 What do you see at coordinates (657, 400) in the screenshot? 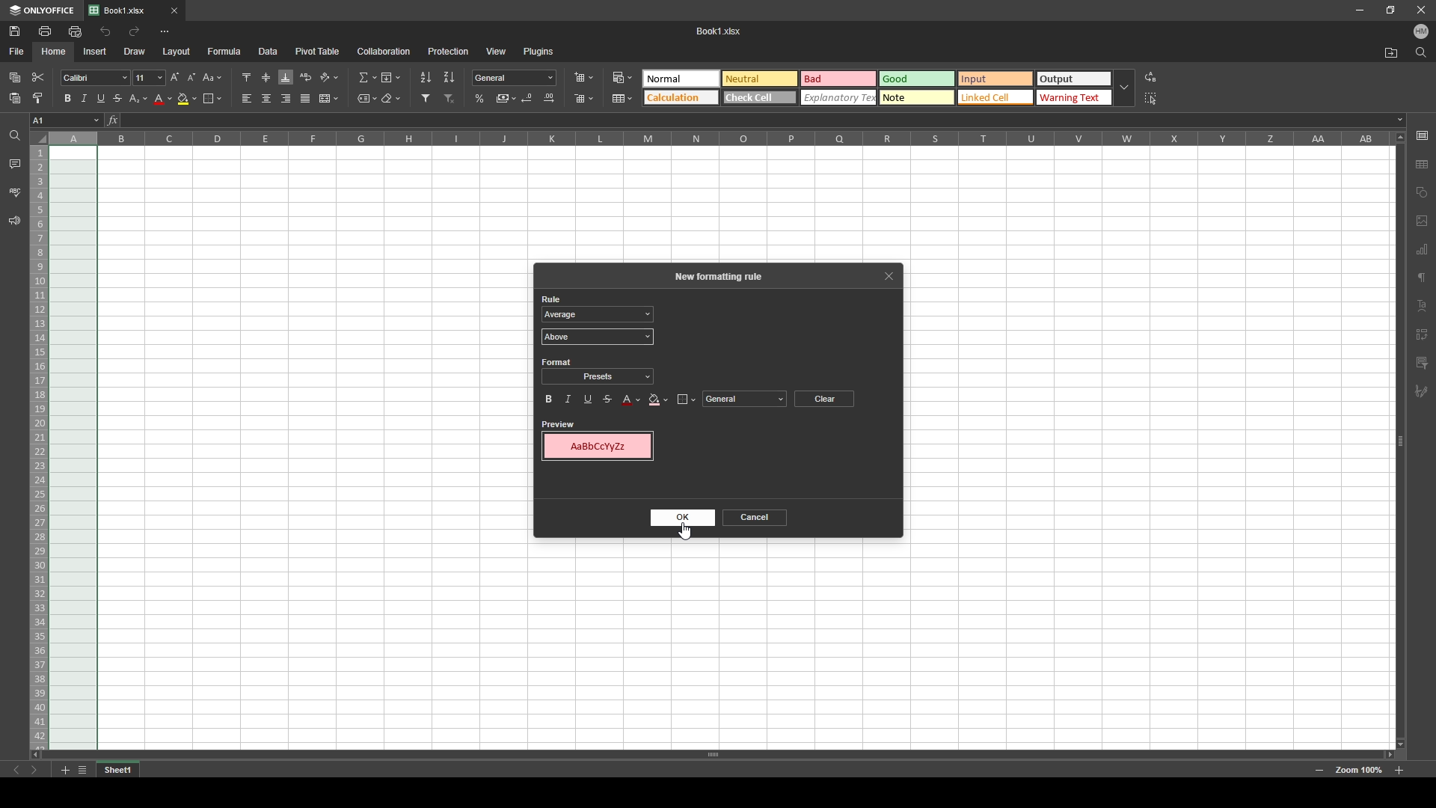
I see `fill color` at bounding box center [657, 400].